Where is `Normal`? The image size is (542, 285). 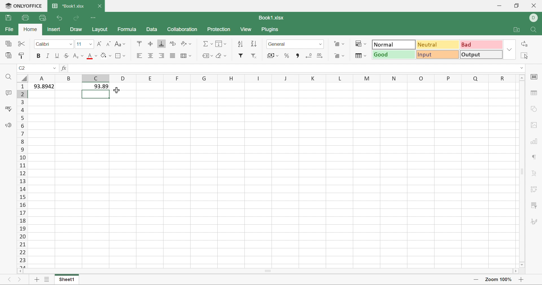 Normal is located at coordinates (393, 45).